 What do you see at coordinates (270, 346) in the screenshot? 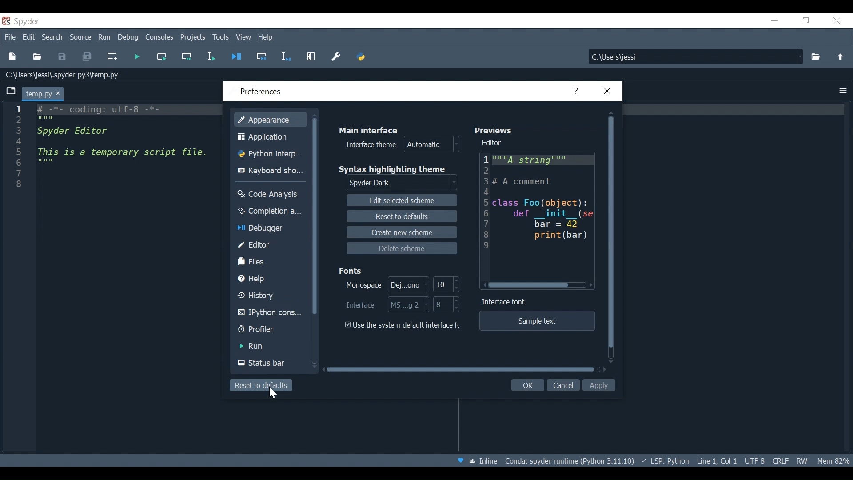
I see `Run` at bounding box center [270, 346].